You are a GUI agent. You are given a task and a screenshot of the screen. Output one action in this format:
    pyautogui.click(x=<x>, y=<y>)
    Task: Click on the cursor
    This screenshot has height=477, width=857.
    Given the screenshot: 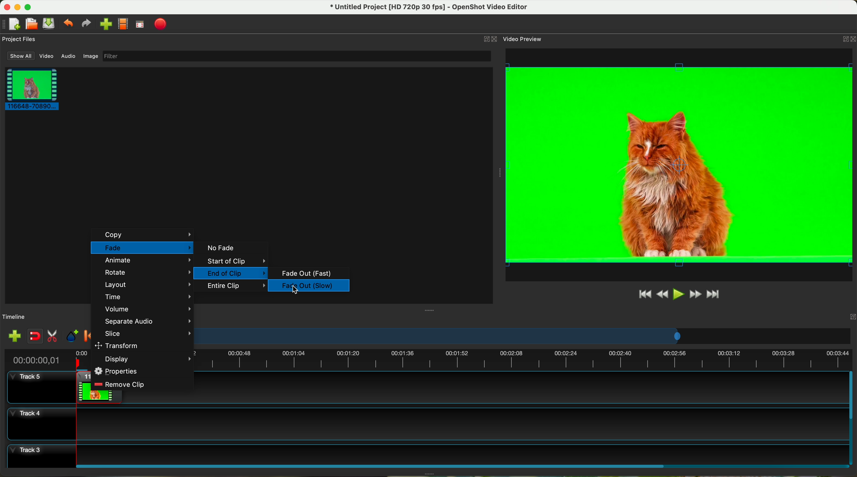 What is the action you would take?
    pyautogui.click(x=299, y=291)
    